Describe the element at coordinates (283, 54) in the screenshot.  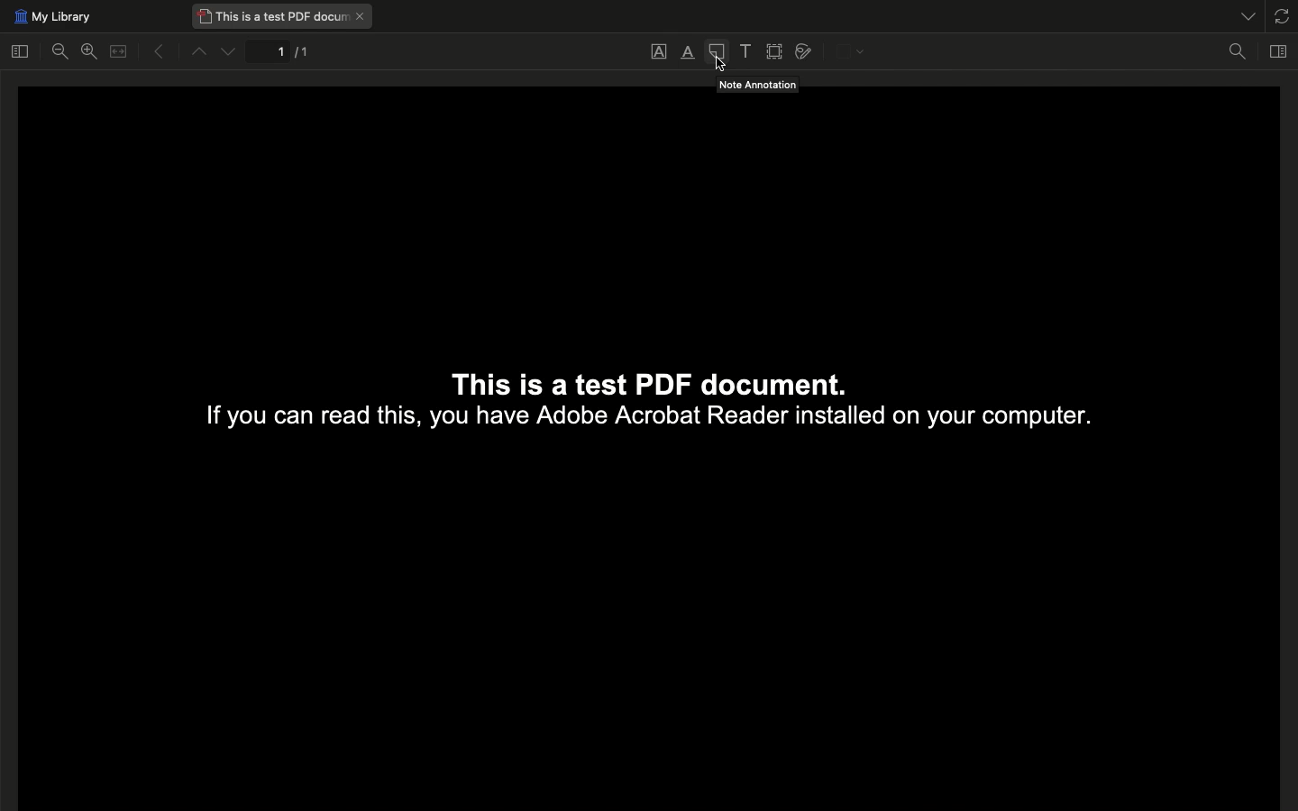
I see `1/1` at that location.